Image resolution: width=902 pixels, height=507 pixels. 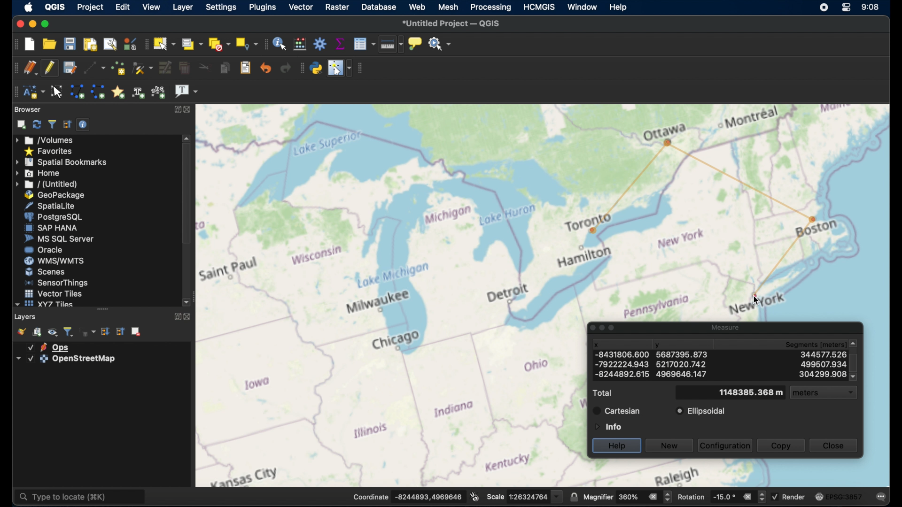 What do you see at coordinates (118, 91) in the screenshot?
I see `create annotation marker` at bounding box center [118, 91].